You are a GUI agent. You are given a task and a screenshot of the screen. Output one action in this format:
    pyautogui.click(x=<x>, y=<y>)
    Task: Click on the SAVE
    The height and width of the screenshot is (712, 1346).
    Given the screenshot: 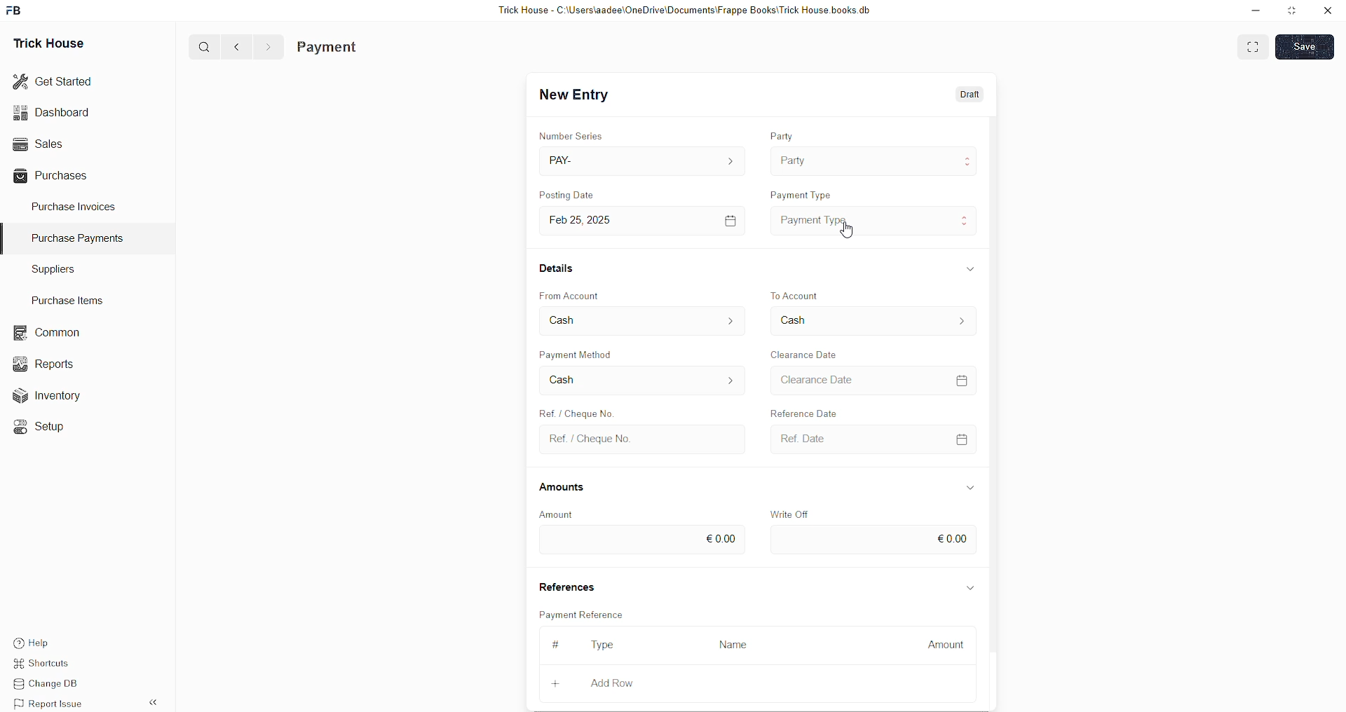 What is the action you would take?
    pyautogui.click(x=1308, y=46)
    